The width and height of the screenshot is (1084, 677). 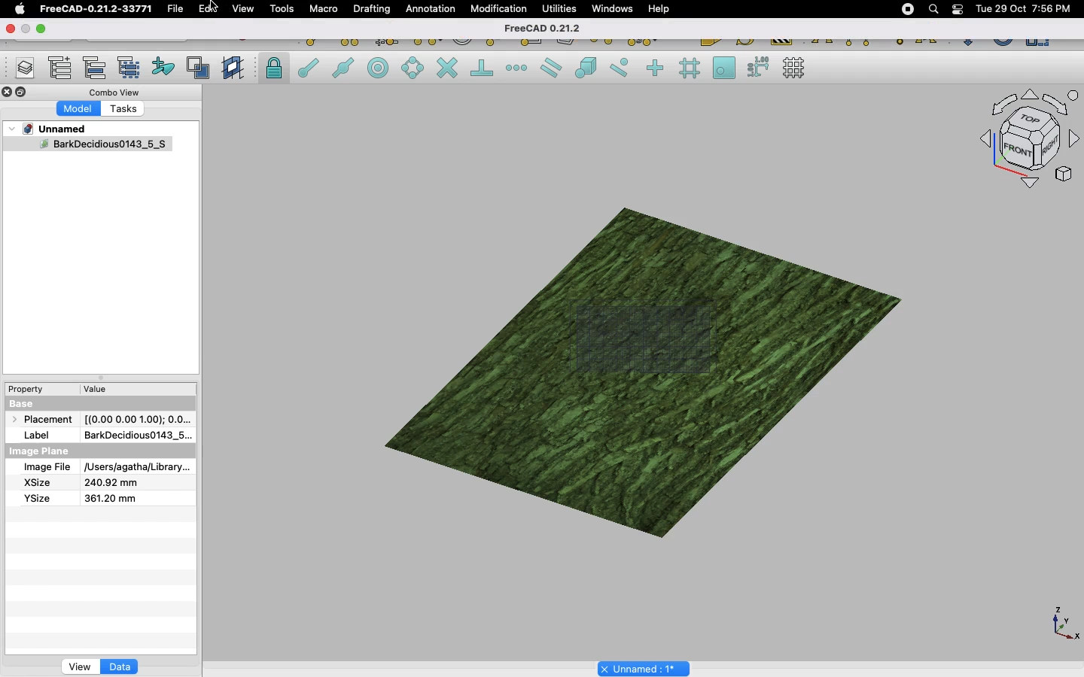 I want to click on File, so click(x=175, y=9).